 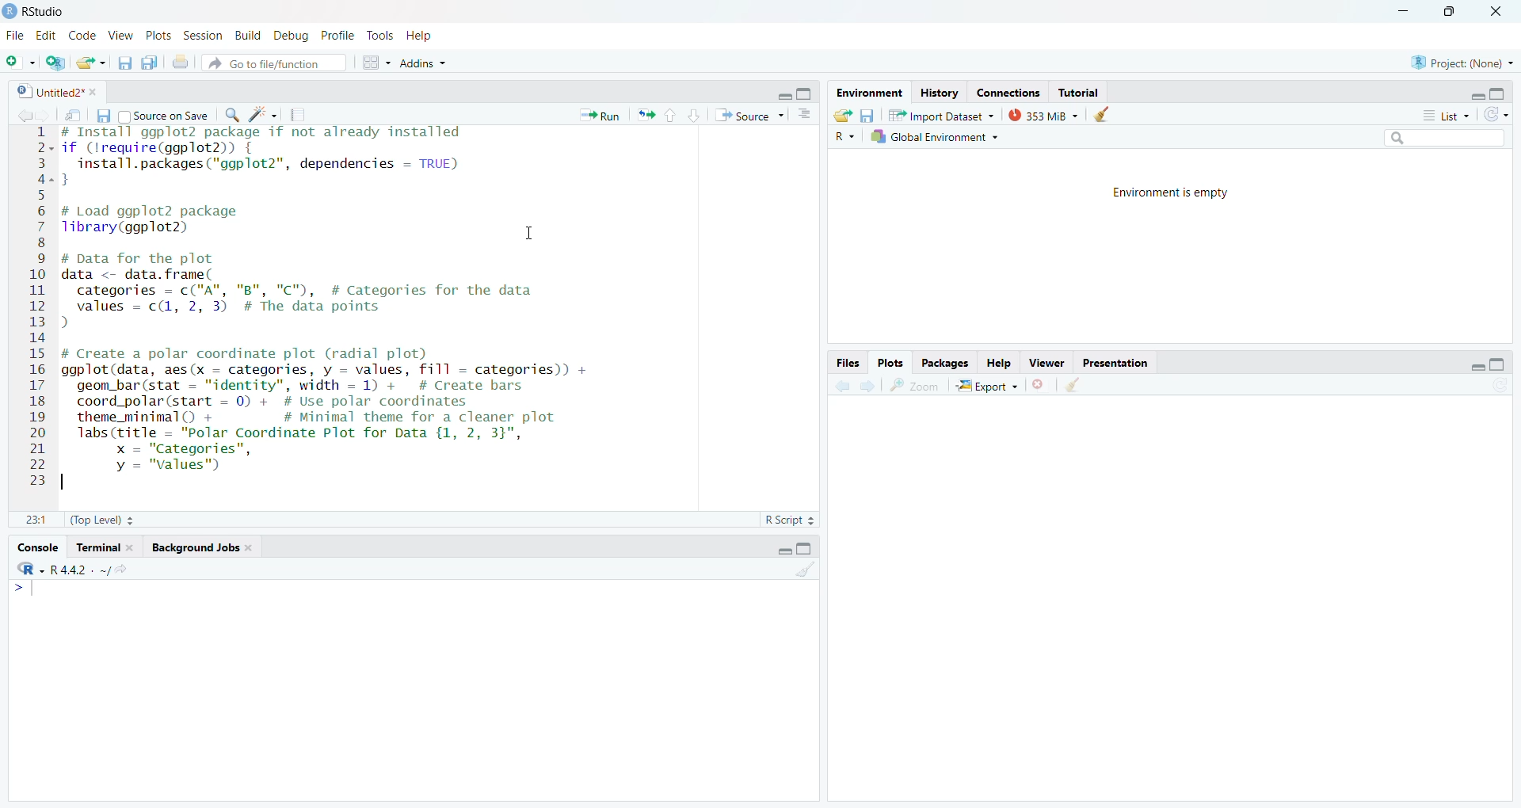 I want to click on hide console, so click(x=1498, y=364).